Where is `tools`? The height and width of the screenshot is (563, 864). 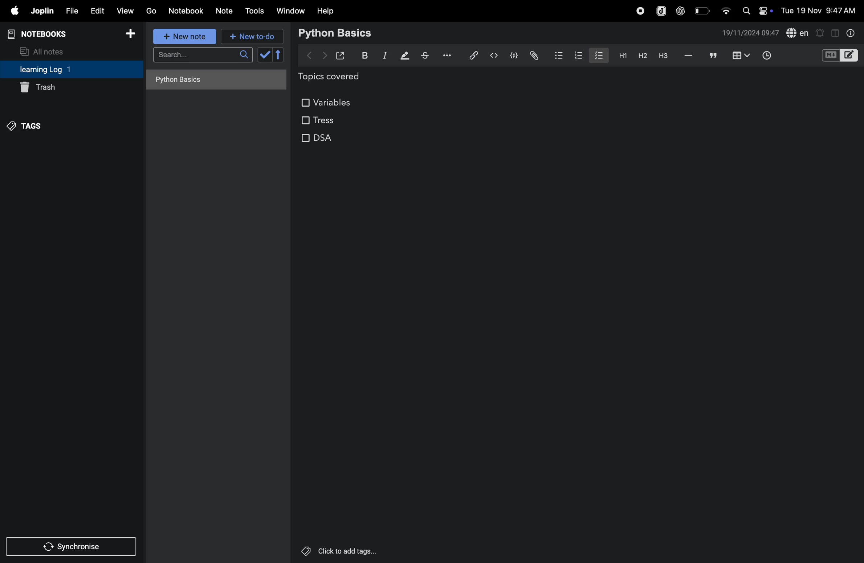
tools is located at coordinates (253, 11).